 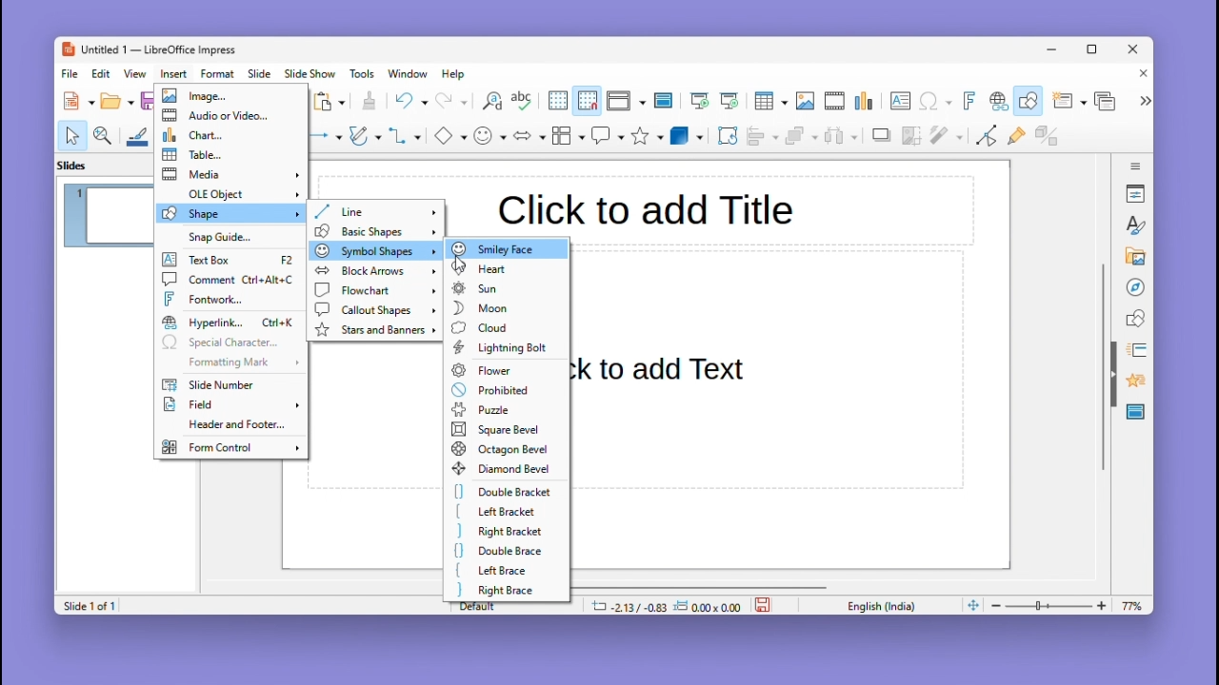 I want to click on Gallery, so click(x=1132, y=257).